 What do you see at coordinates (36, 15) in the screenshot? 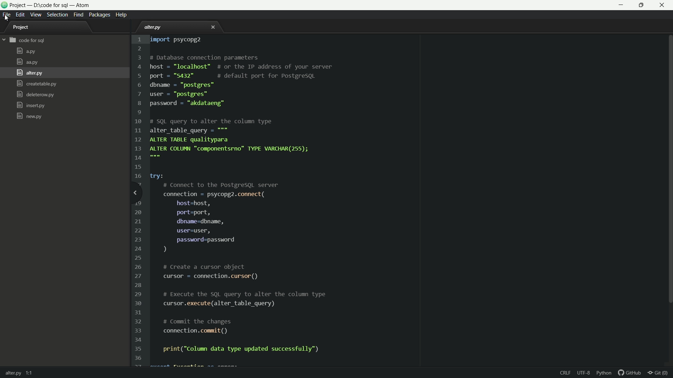
I see `view menu` at bounding box center [36, 15].